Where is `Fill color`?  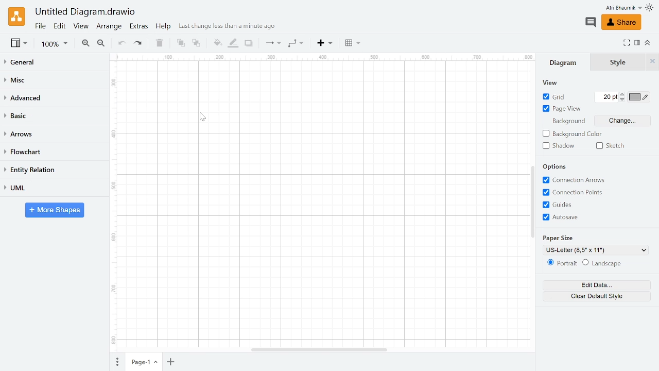
Fill color is located at coordinates (217, 43).